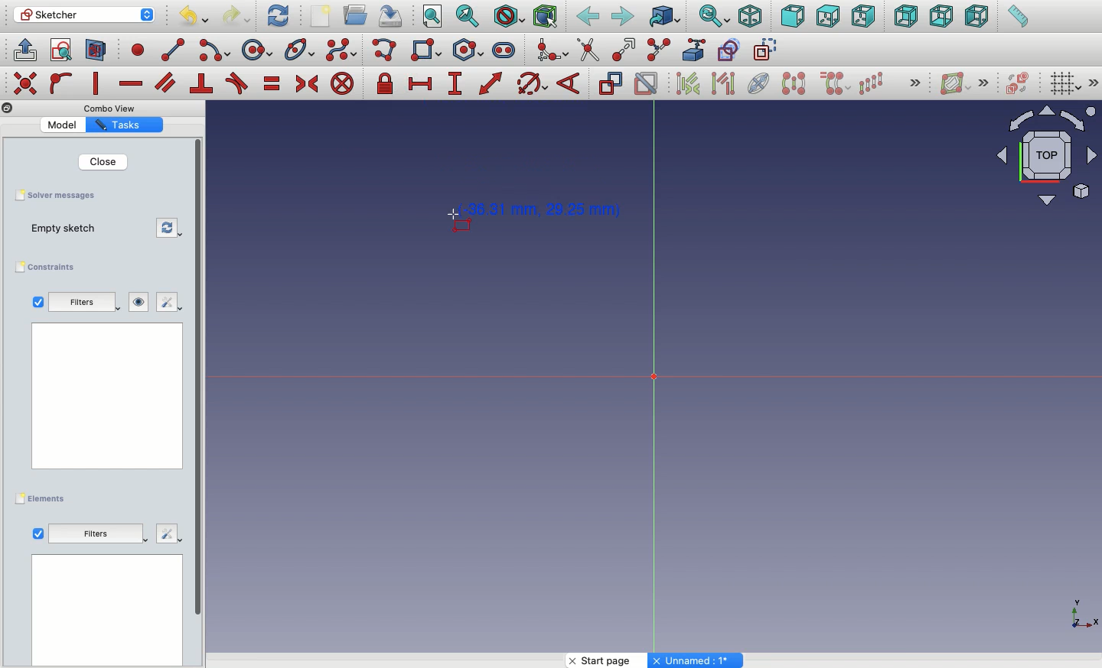 This screenshot has height=668, width=1102. I want to click on arc, so click(216, 50).